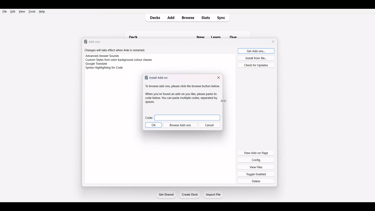 Image resolution: width=375 pixels, height=211 pixels. Describe the element at coordinates (256, 65) in the screenshot. I see `Check for Updates` at that location.